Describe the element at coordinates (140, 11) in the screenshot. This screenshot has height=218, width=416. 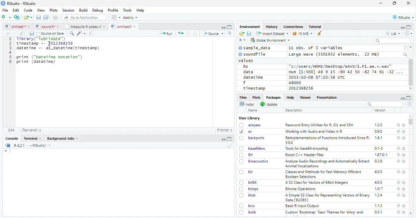
I see `Help` at that location.